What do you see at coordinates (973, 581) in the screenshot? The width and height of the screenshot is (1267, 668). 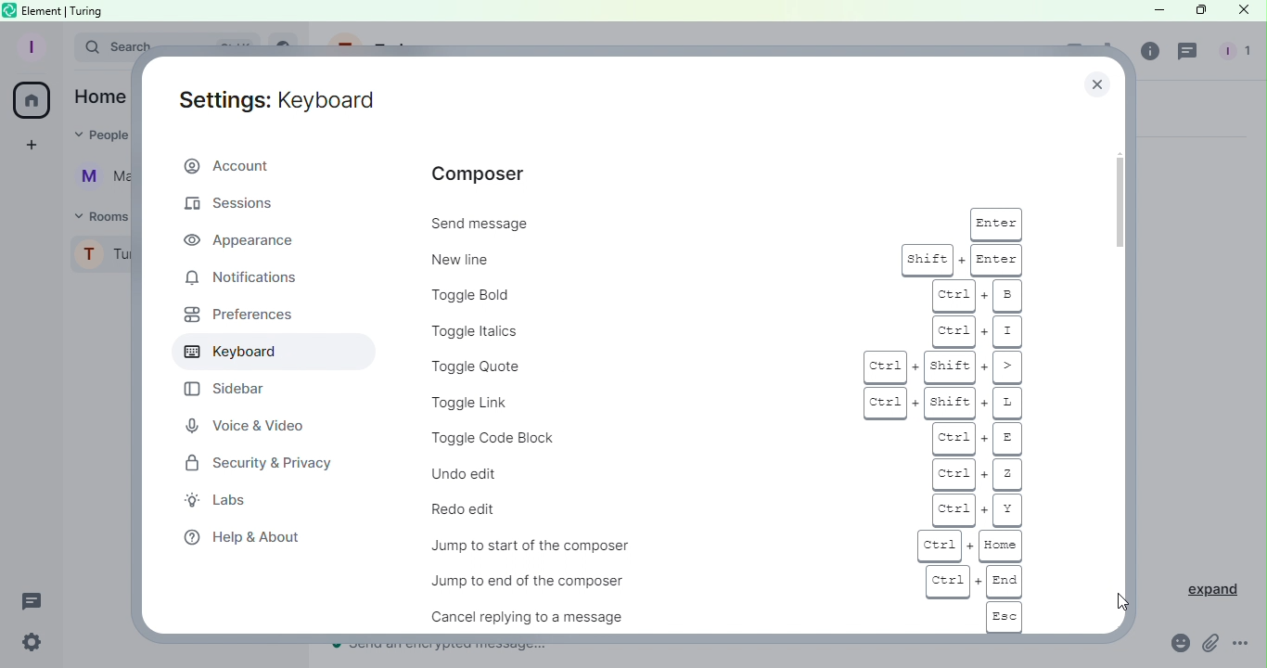 I see `ctrl + end` at bounding box center [973, 581].